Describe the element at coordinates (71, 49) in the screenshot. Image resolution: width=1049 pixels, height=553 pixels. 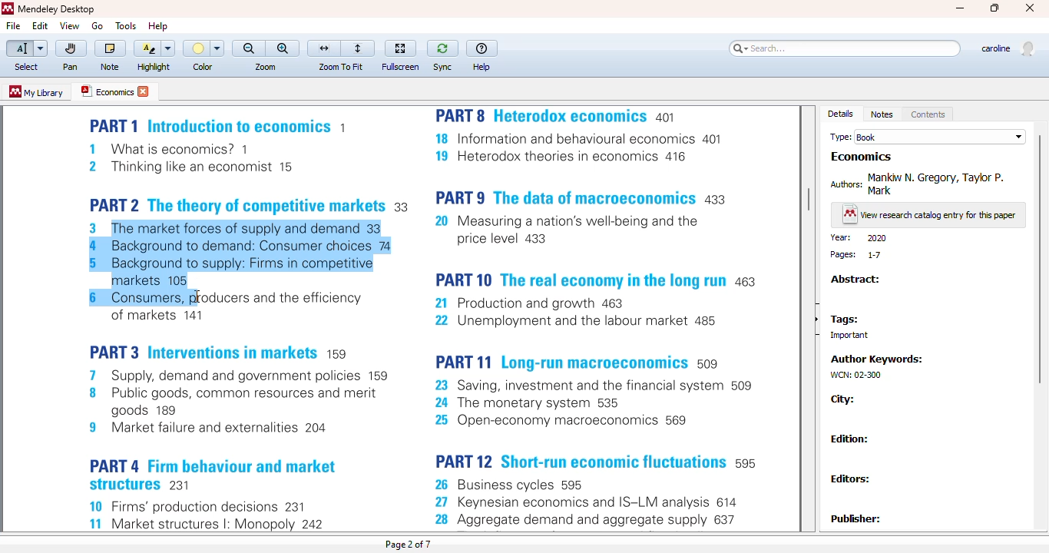
I see `pan` at that location.